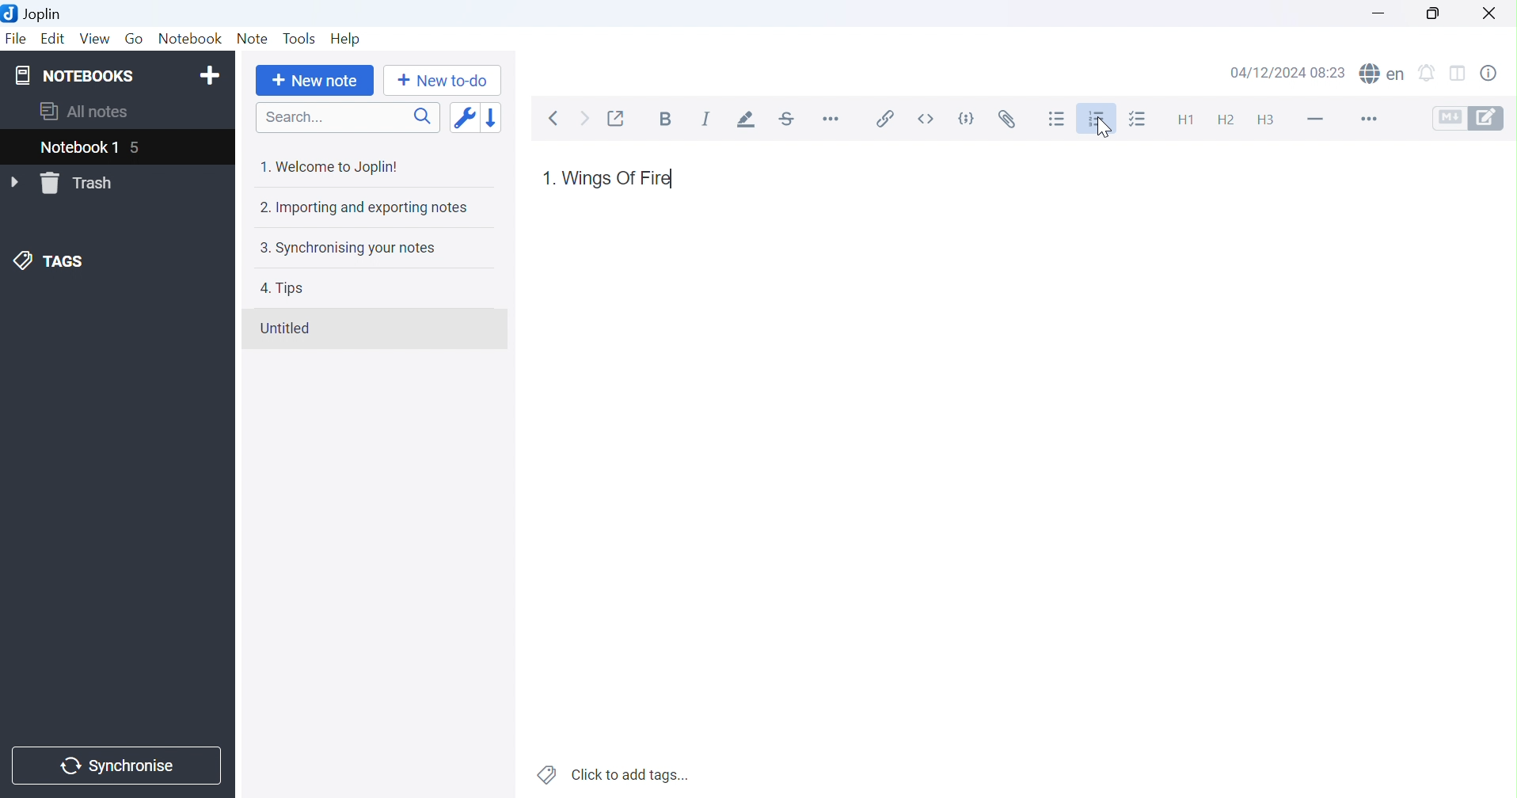  Describe the element at coordinates (16, 183) in the screenshot. I see `Drop Down` at that location.